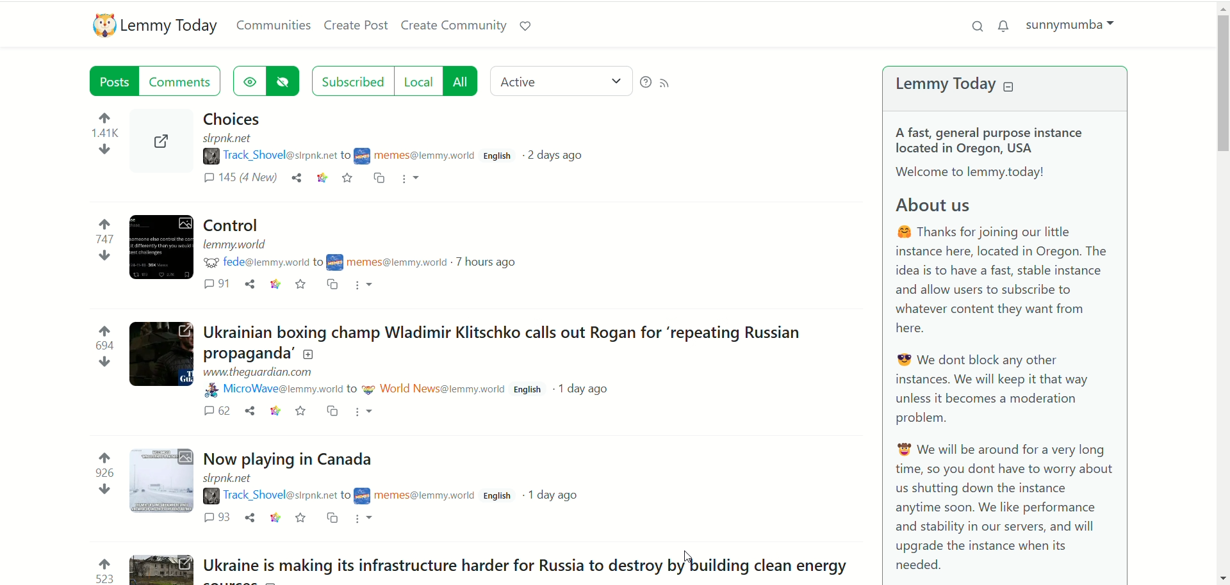  What do you see at coordinates (238, 245) in the screenshot?
I see `URL` at bounding box center [238, 245].